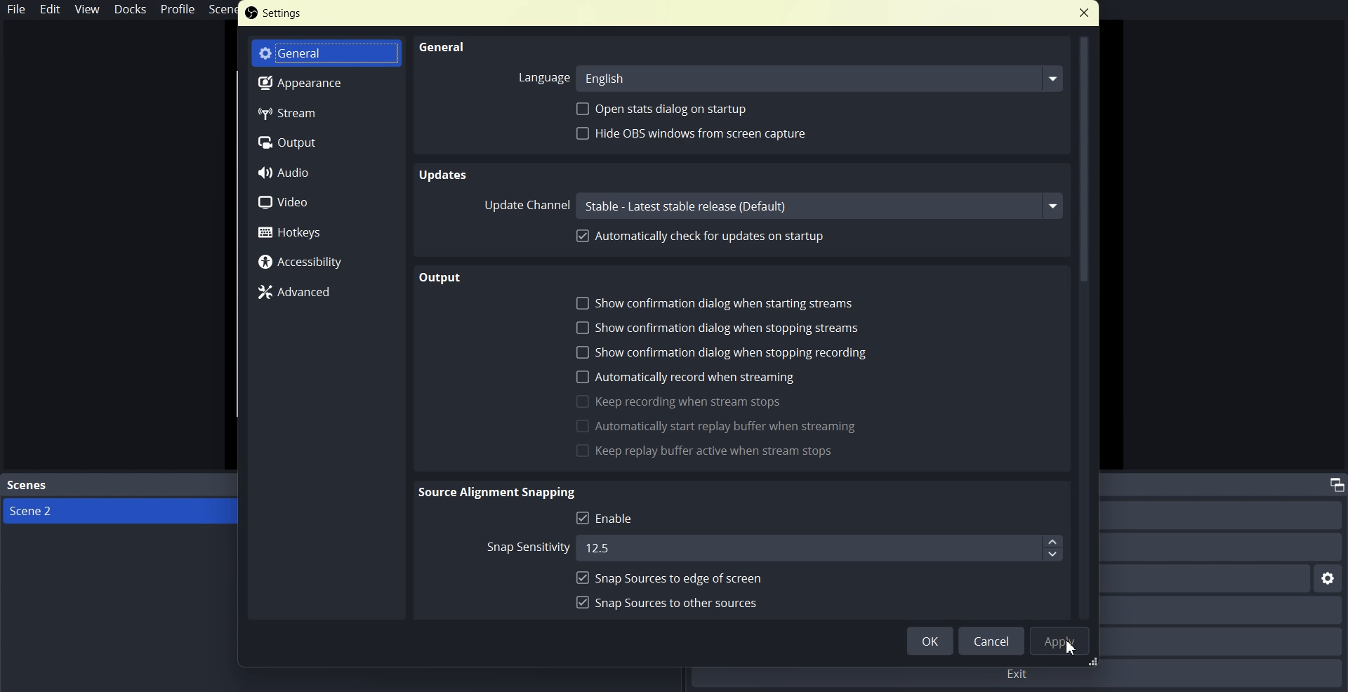 The image size is (1348, 692). Describe the element at coordinates (1085, 13) in the screenshot. I see `Close` at that location.